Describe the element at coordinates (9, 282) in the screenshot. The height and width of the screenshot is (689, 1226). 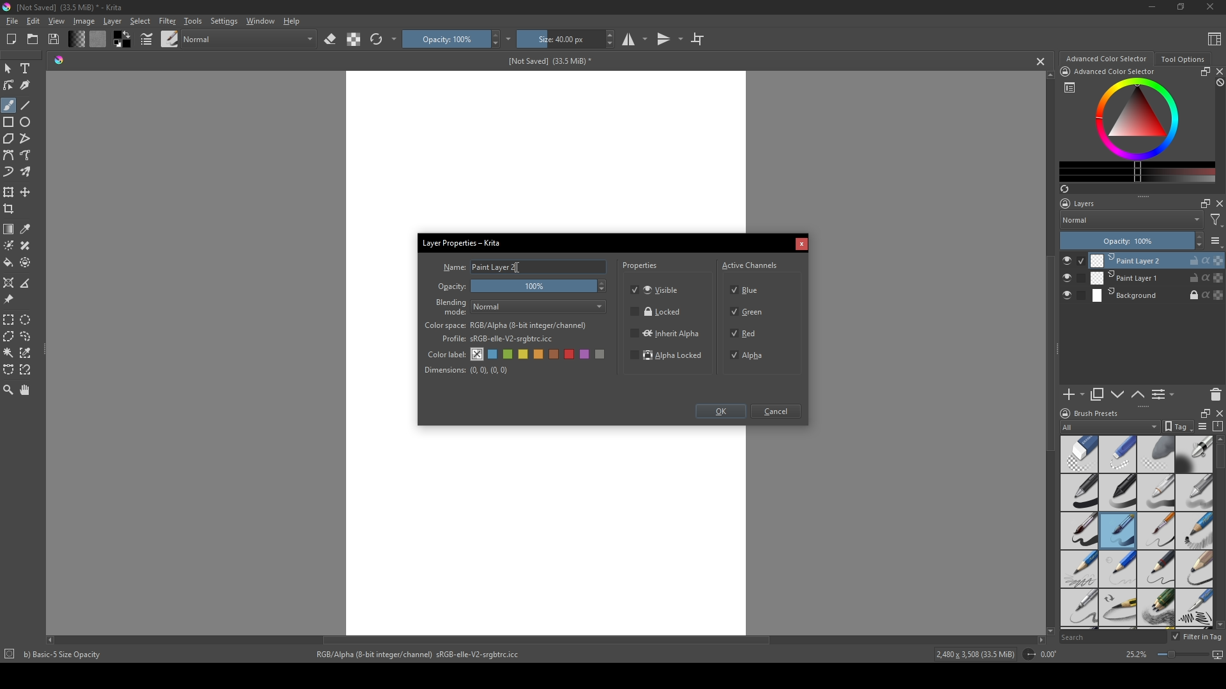
I see `assistant` at that location.